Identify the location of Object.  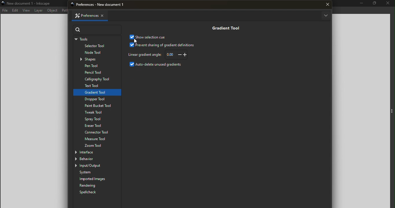
(53, 10).